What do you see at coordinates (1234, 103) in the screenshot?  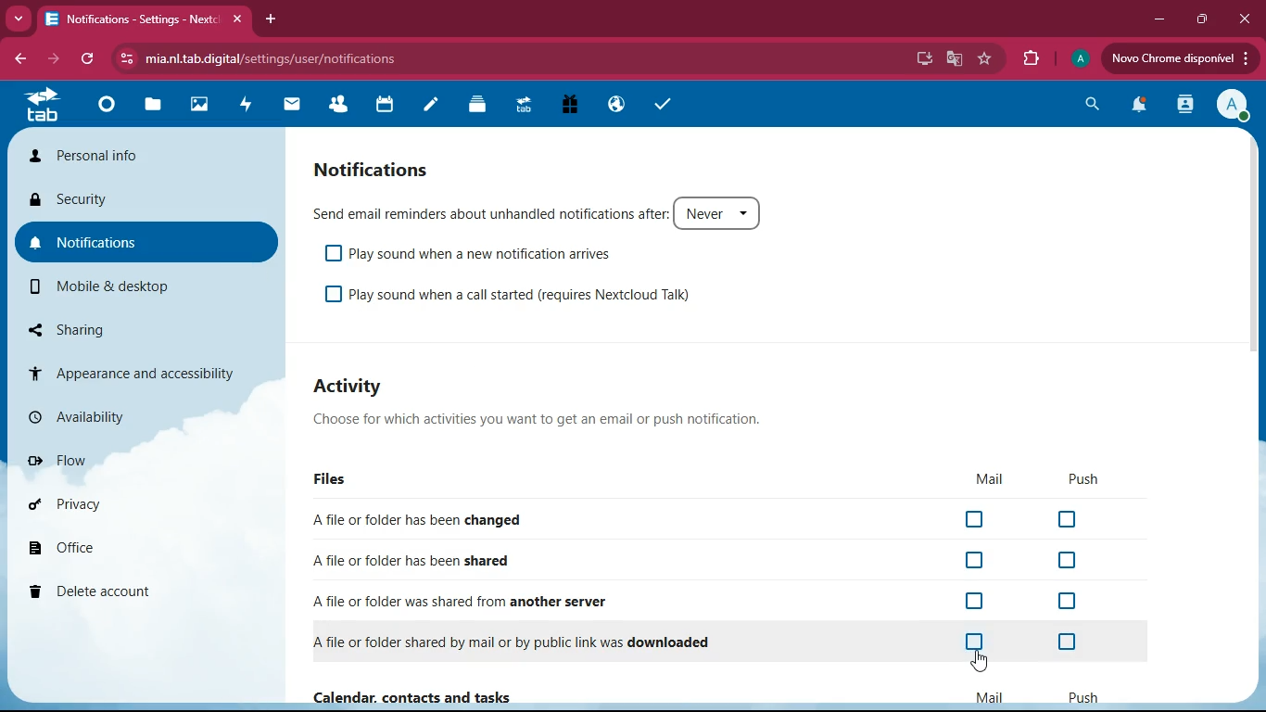 I see `profile` at bounding box center [1234, 103].